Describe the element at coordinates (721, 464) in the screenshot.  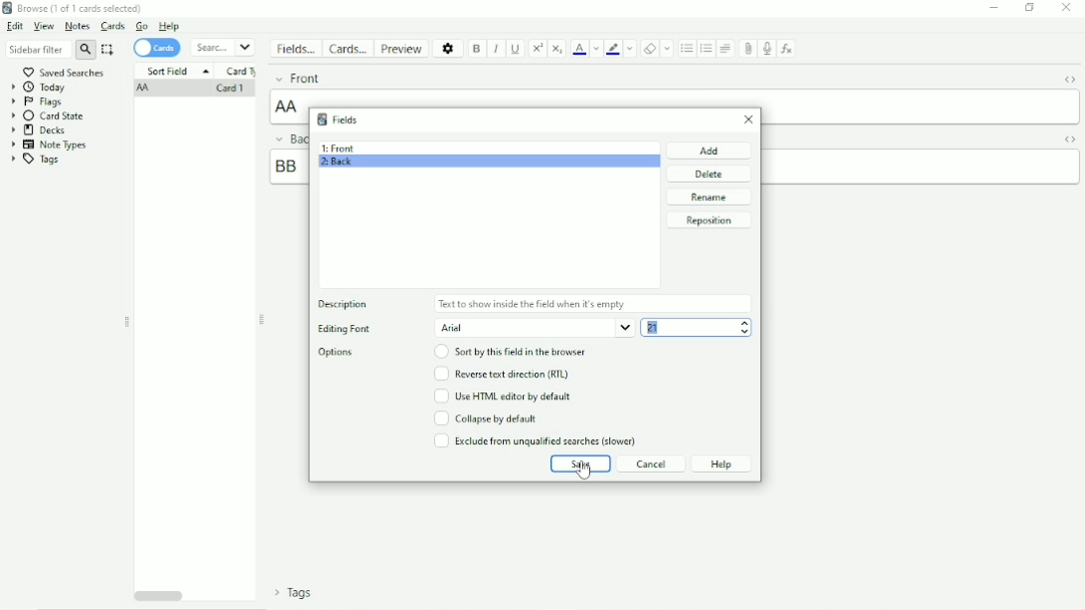
I see `Help` at that location.